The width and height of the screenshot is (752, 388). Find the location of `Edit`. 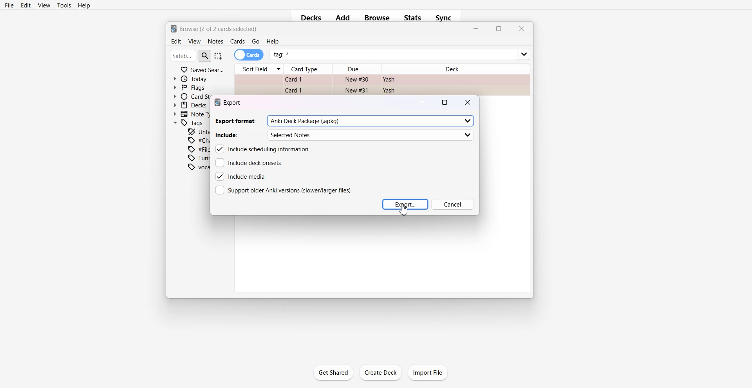

Edit is located at coordinates (175, 42).